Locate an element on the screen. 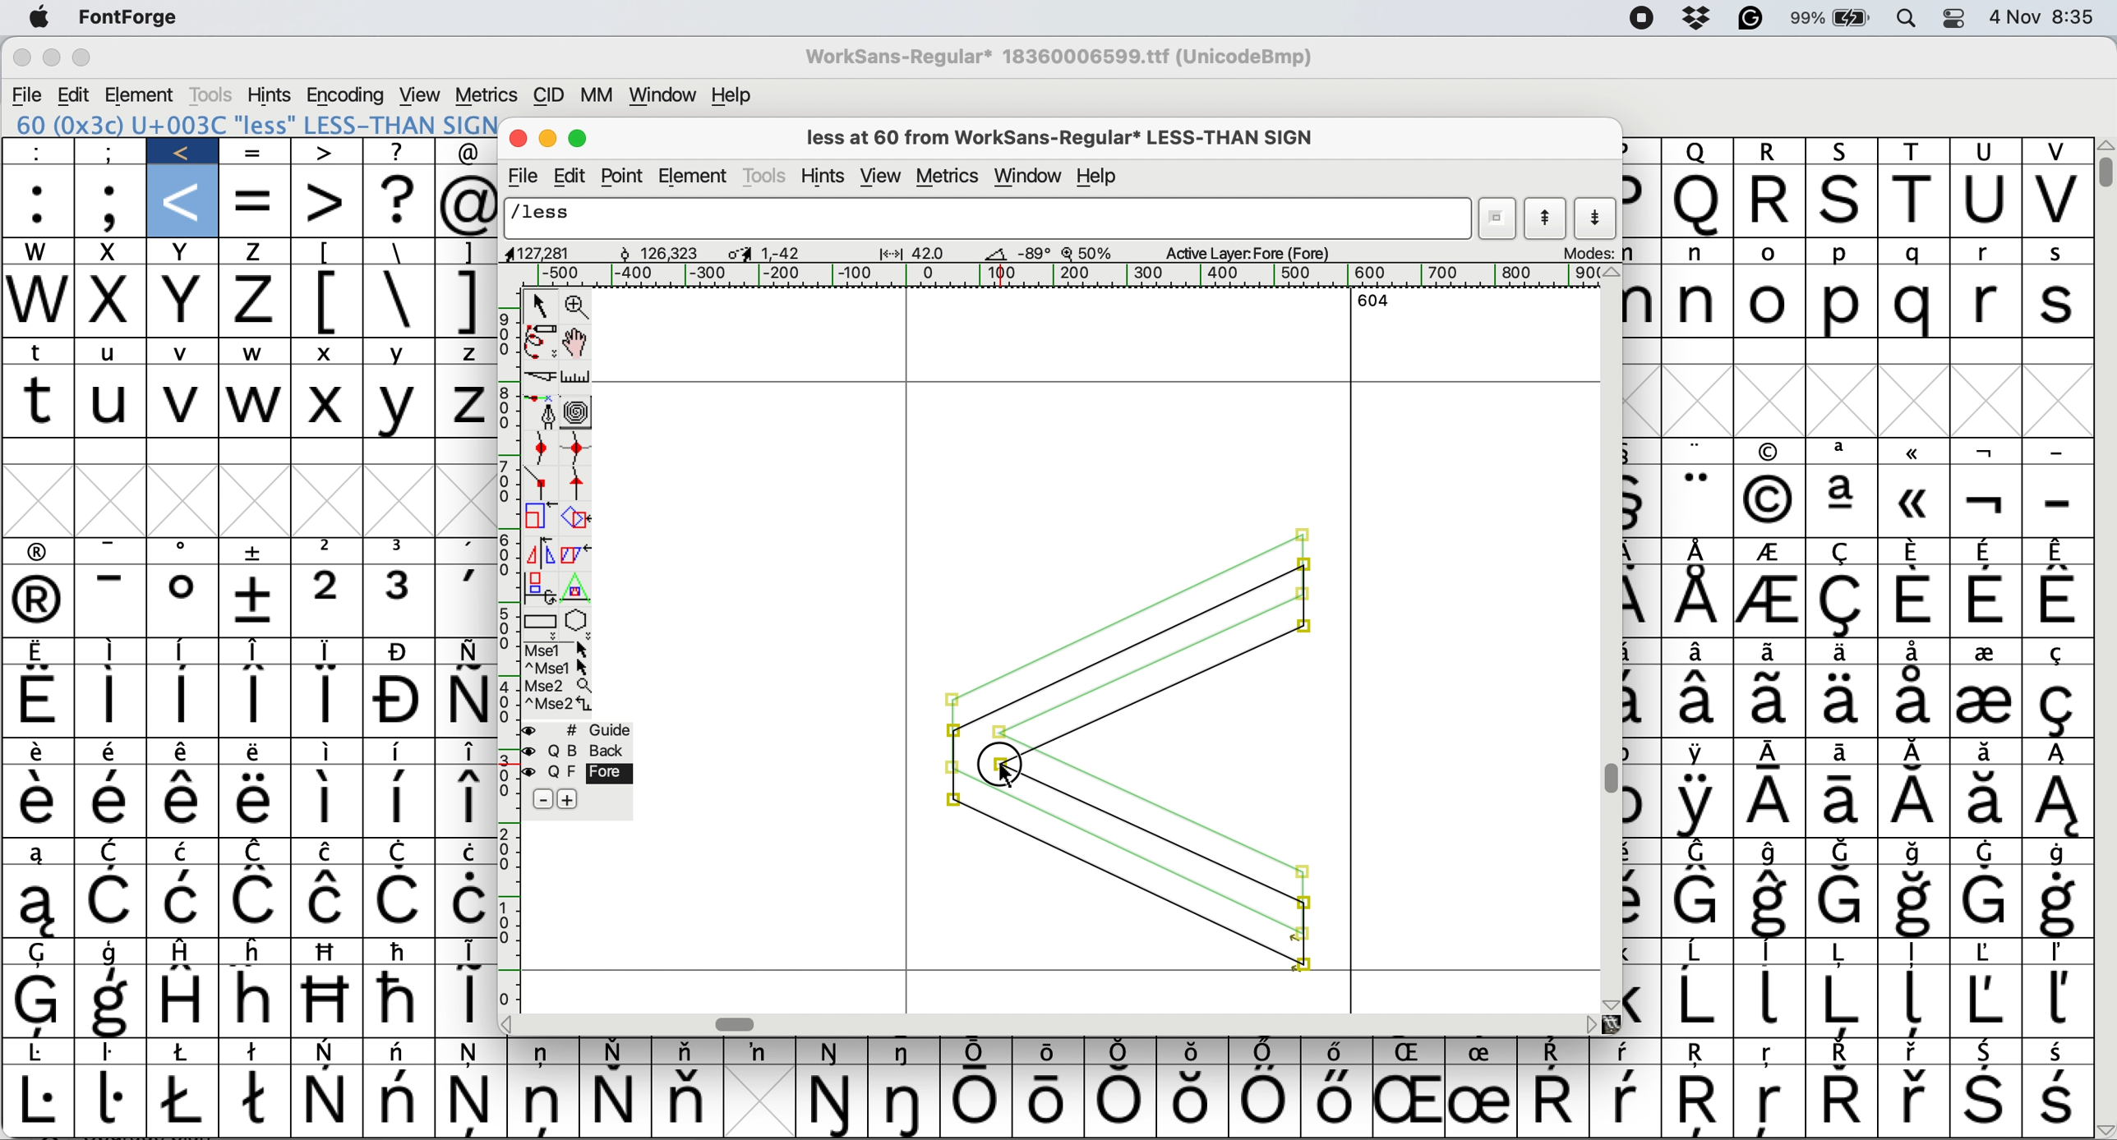  Symbol is located at coordinates (400, 1099).